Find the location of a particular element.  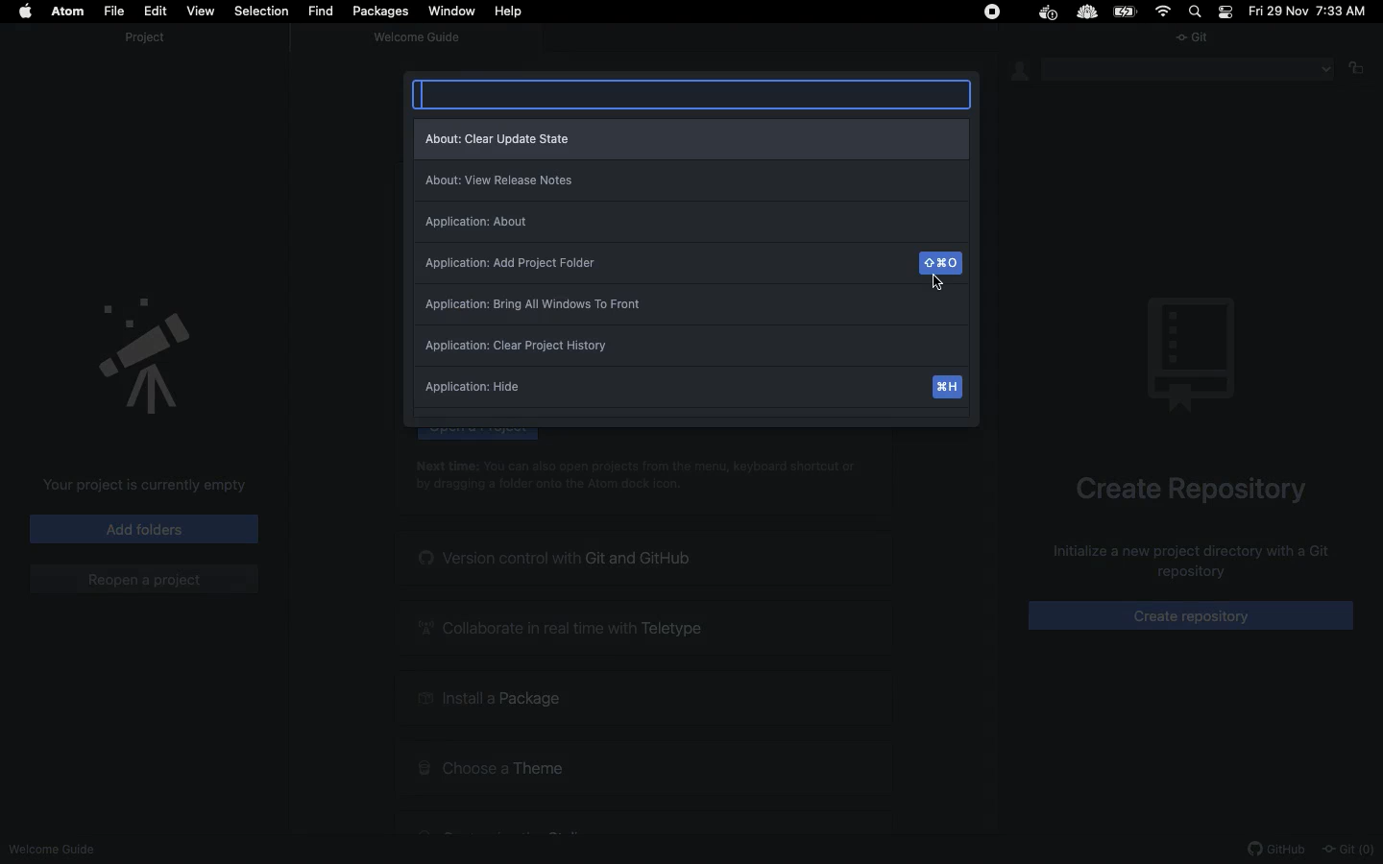

Window is located at coordinates (454, 12).